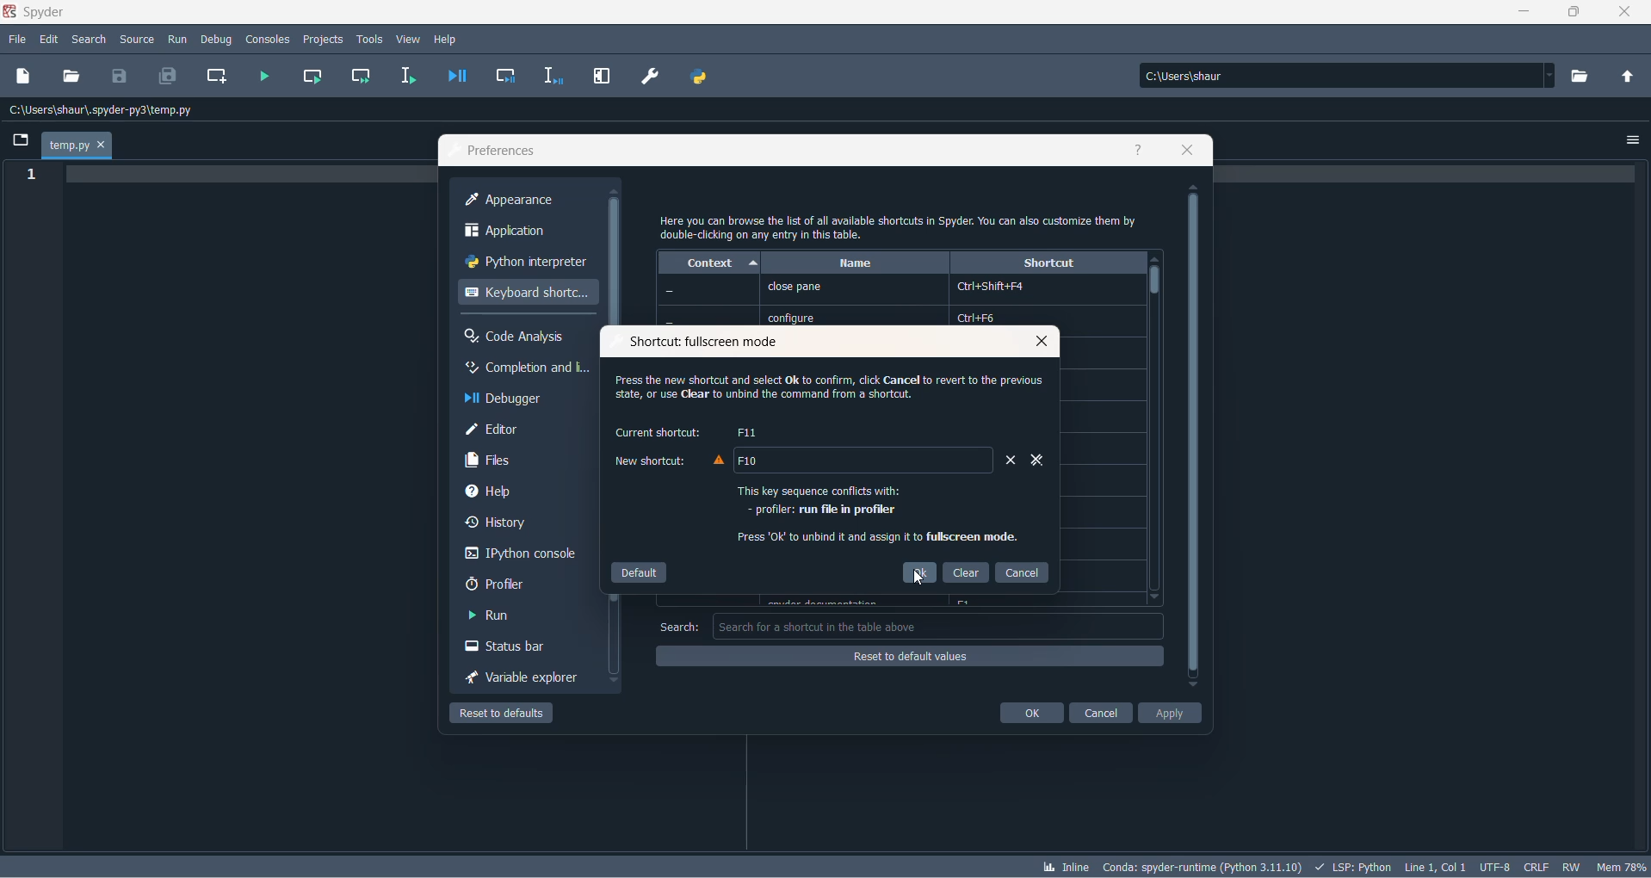 The image size is (1651, 878). I want to click on line number, so click(35, 176).